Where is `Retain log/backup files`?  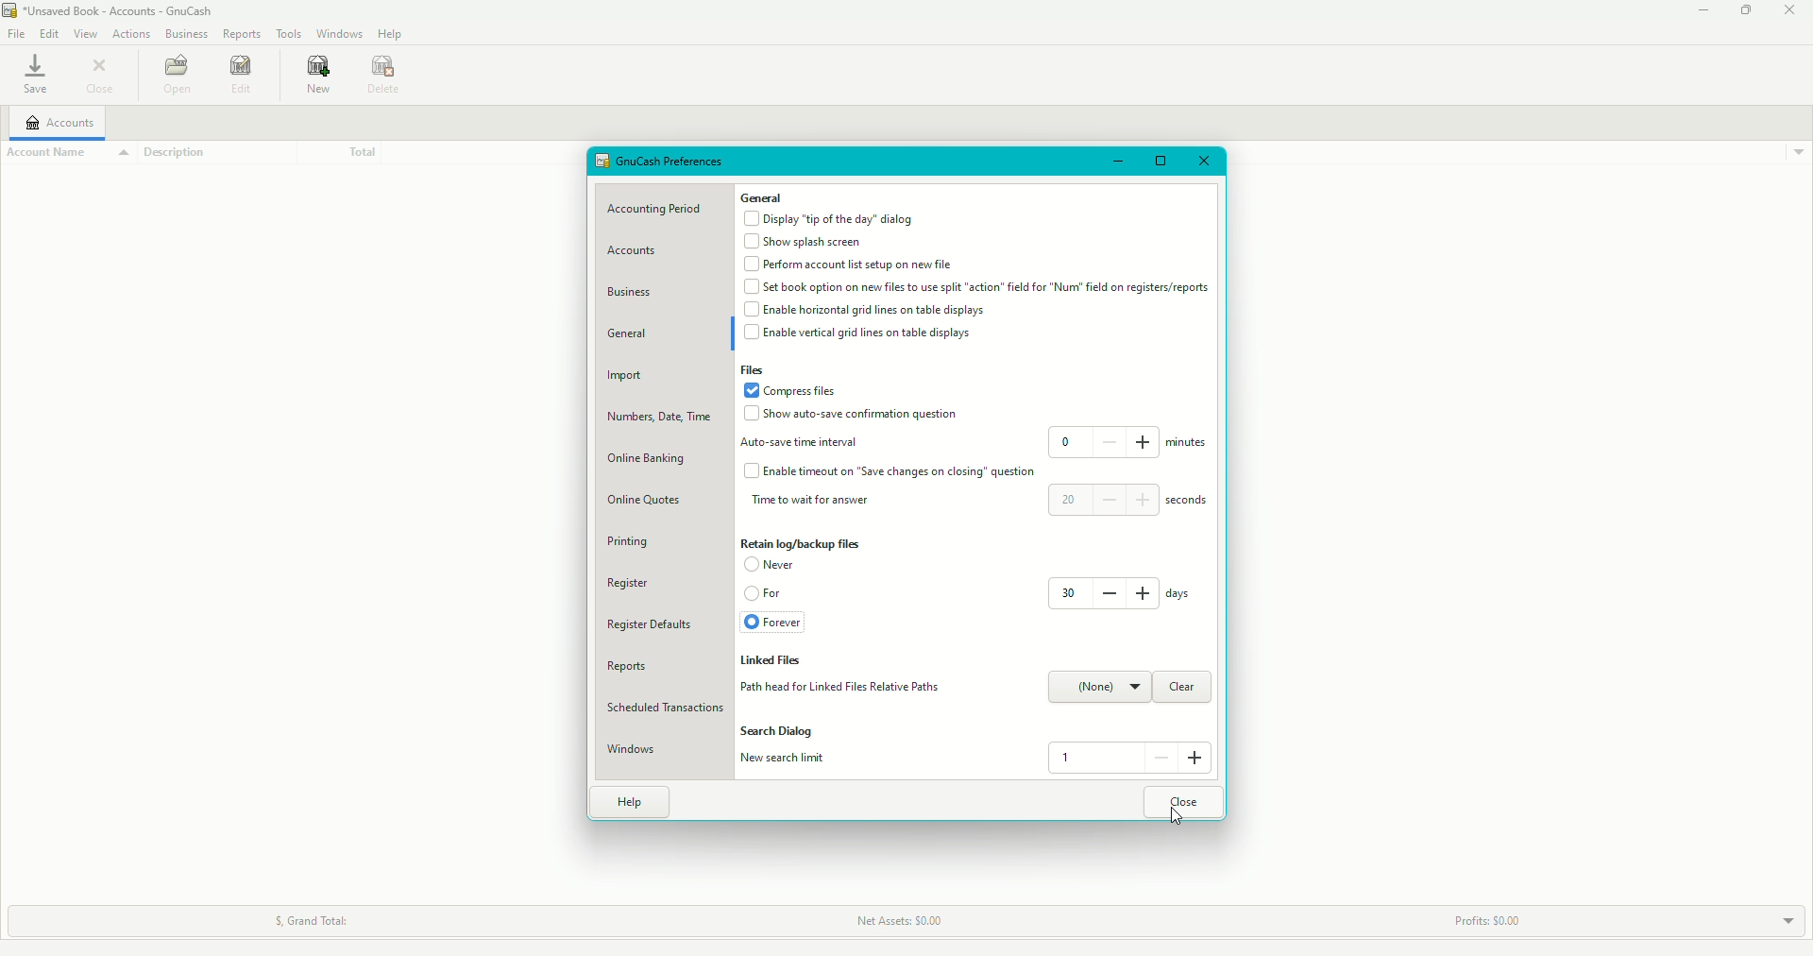 Retain log/backup files is located at coordinates (803, 543).